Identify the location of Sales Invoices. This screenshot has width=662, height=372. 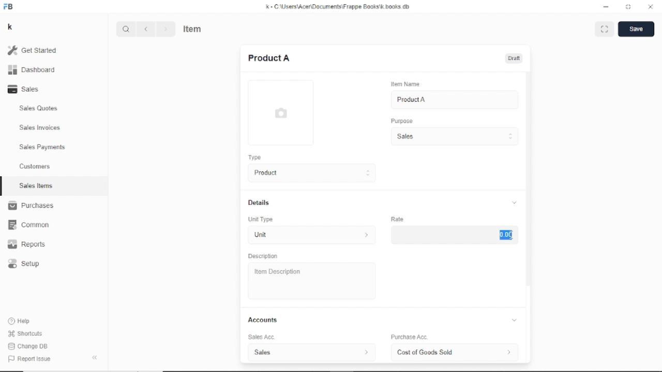
(40, 128).